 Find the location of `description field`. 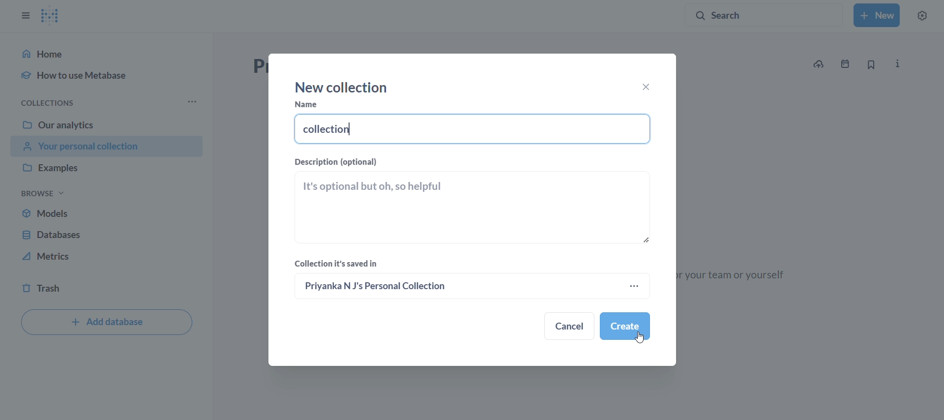

description field is located at coordinates (472, 211).